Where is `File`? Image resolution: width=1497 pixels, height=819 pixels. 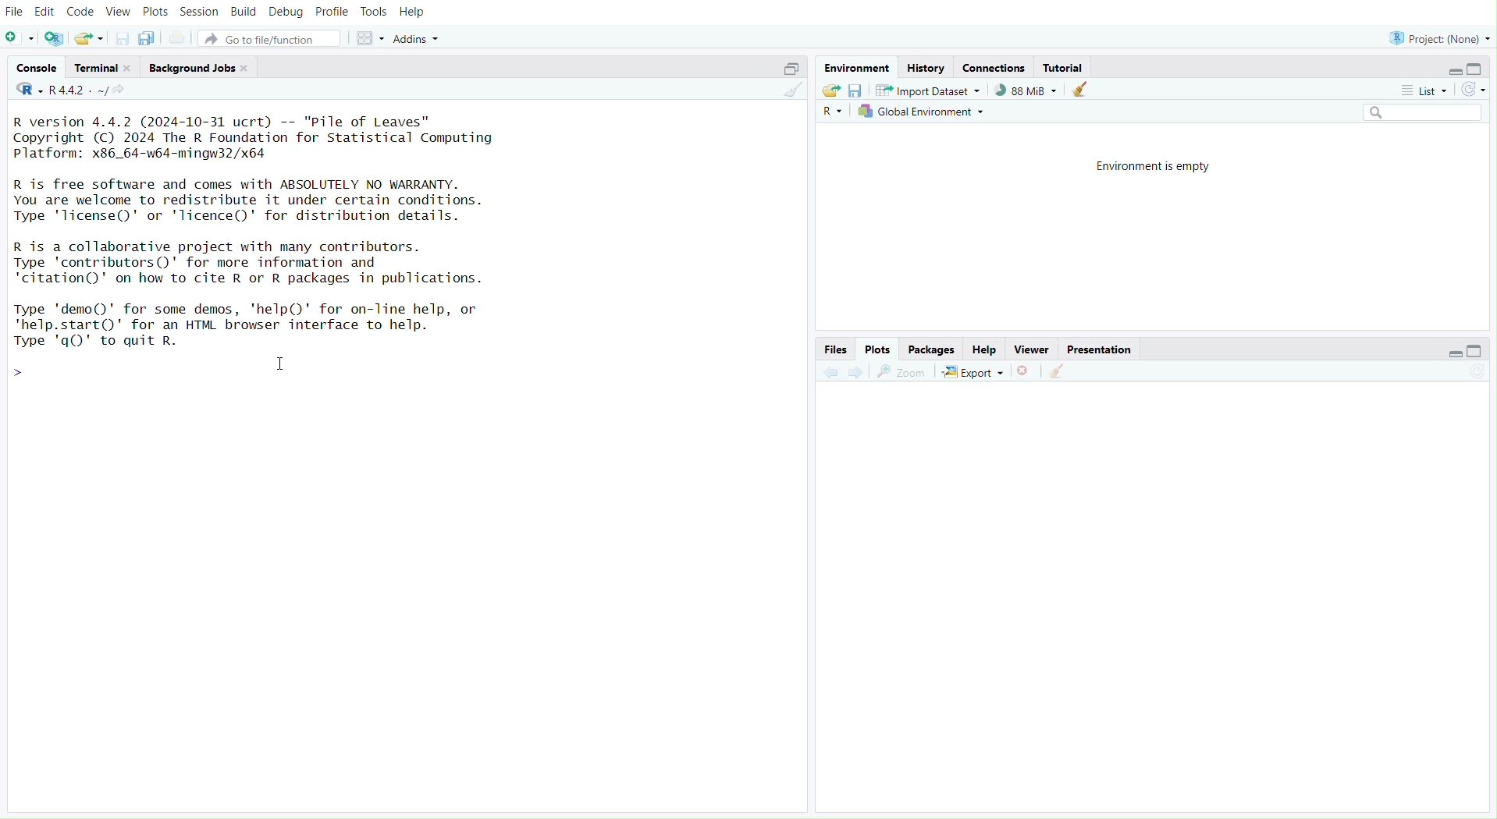 File is located at coordinates (16, 11).